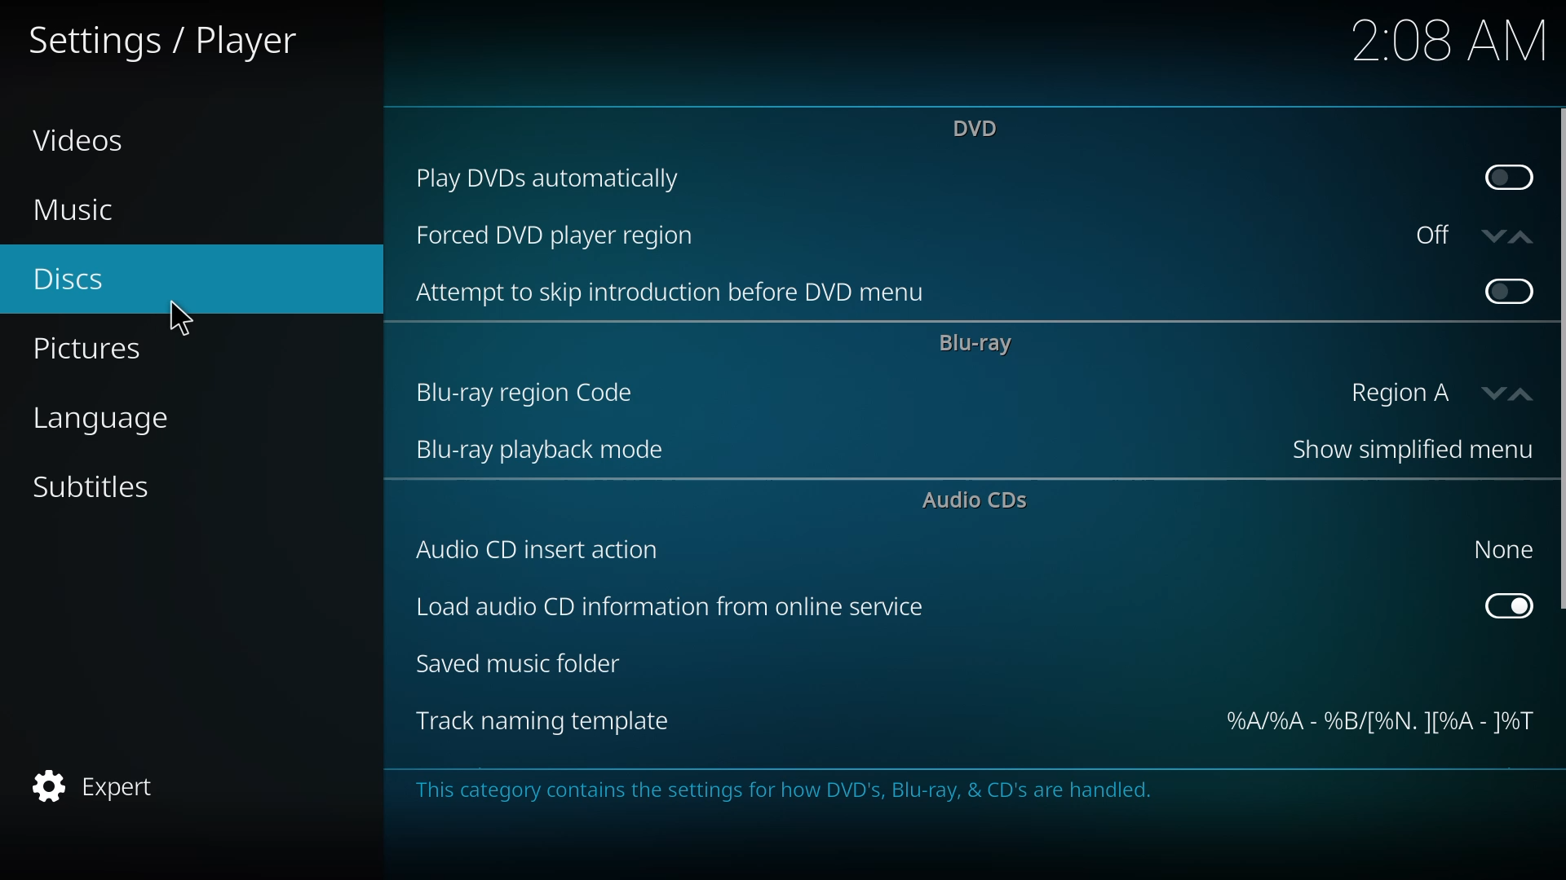 The width and height of the screenshot is (1566, 880). I want to click on forced dvd player region, so click(559, 237).